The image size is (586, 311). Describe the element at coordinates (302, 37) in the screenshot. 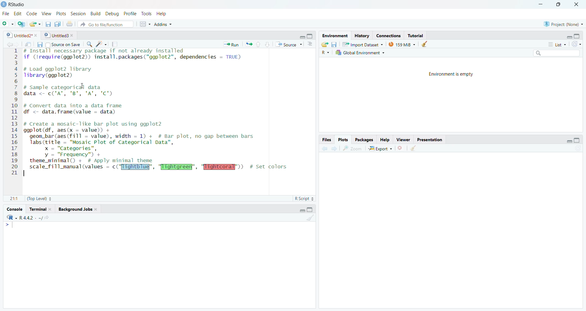

I see `Minimize` at that location.